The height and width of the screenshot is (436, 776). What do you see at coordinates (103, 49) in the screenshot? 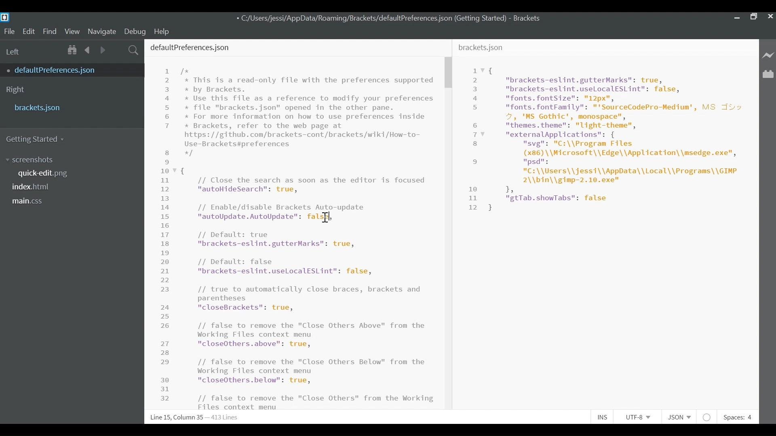
I see `Navigate Forward` at bounding box center [103, 49].